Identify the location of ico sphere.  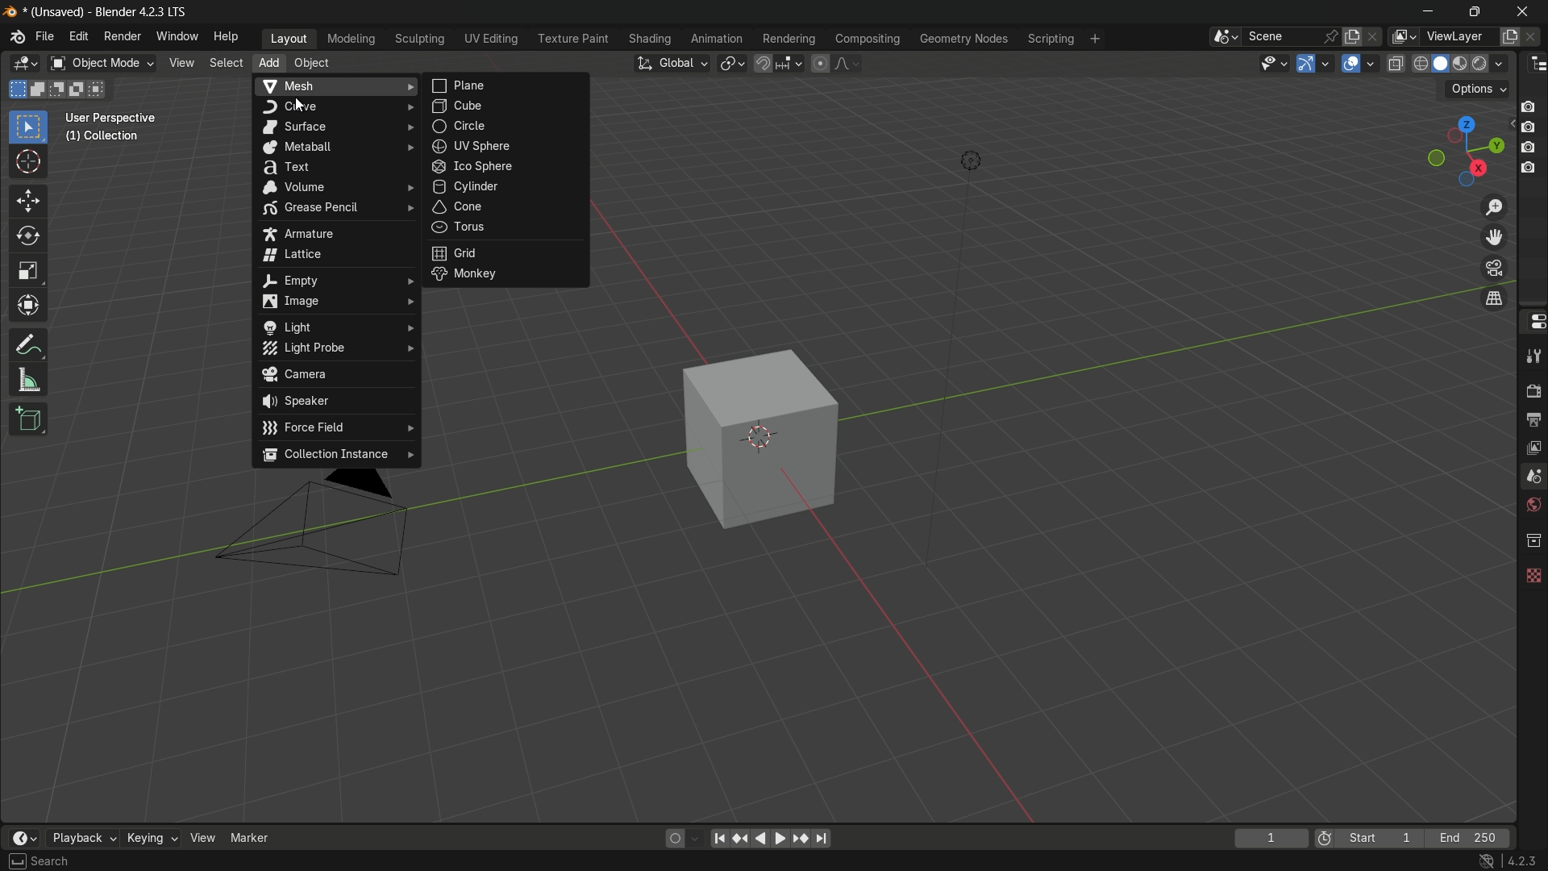
(506, 165).